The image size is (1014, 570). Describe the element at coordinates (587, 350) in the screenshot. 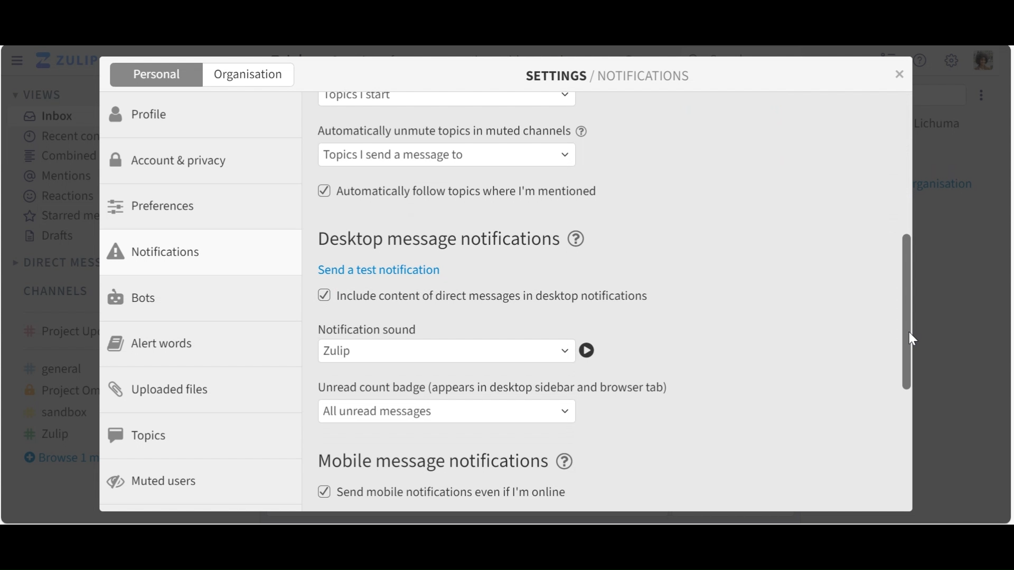

I see `Play notification sound` at that location.